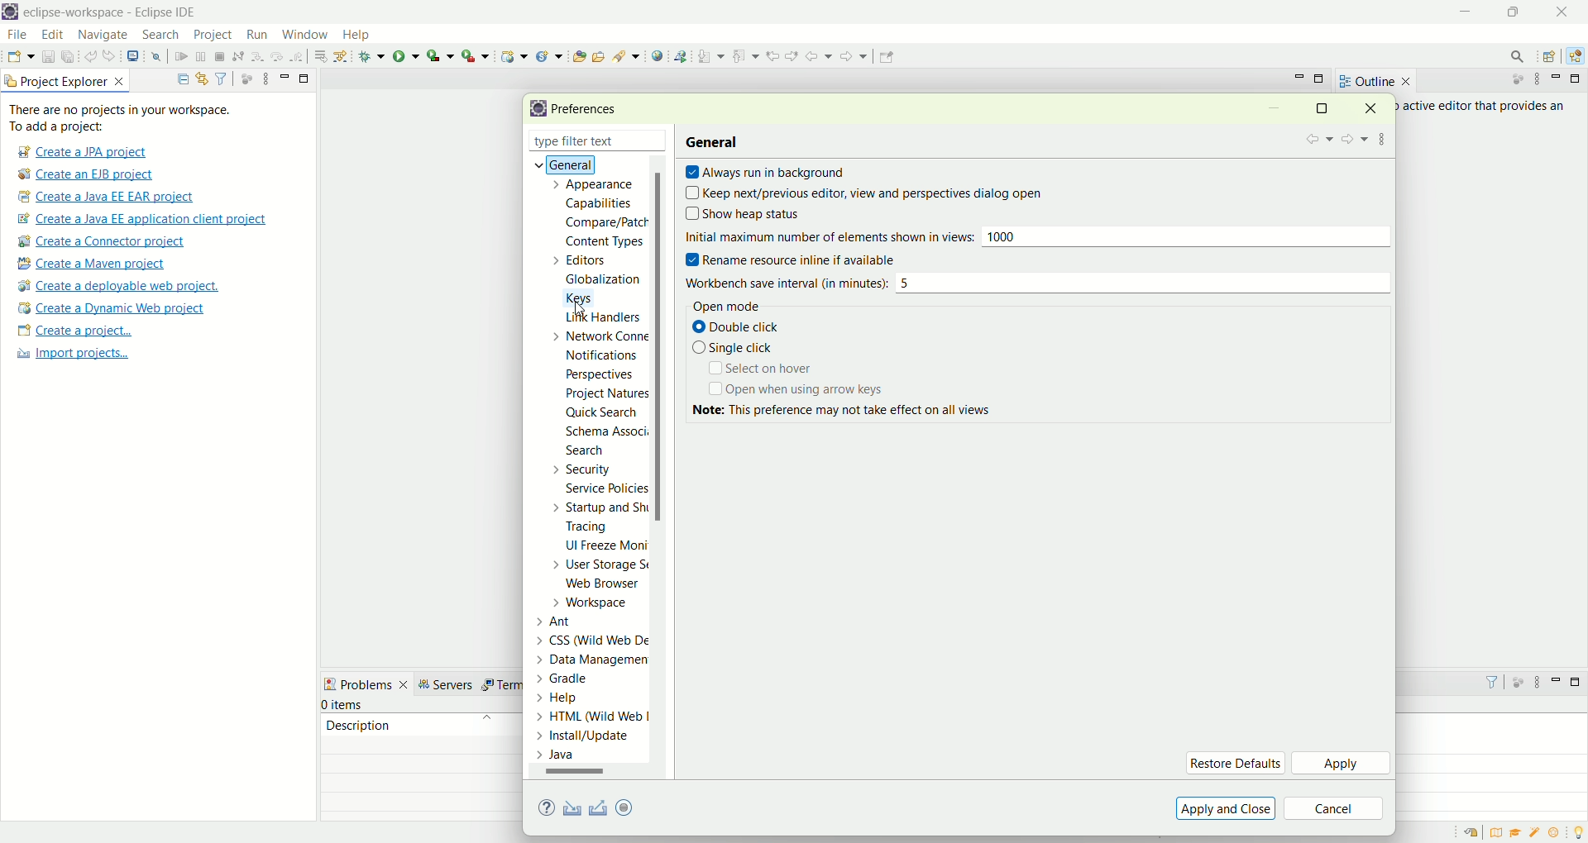 The width and height of the screenshot is (1588, 843). Describe the element at coordinates (66, 80) in the screenshot. I see `project explorer` at that location.